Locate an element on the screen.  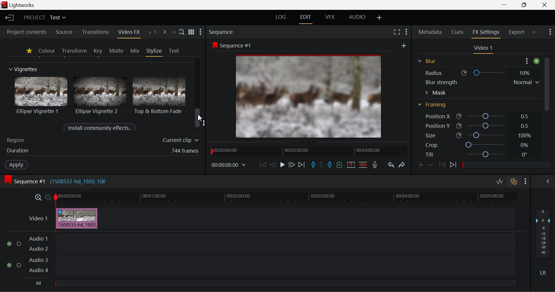
To End is located at coordinates (302, 164).